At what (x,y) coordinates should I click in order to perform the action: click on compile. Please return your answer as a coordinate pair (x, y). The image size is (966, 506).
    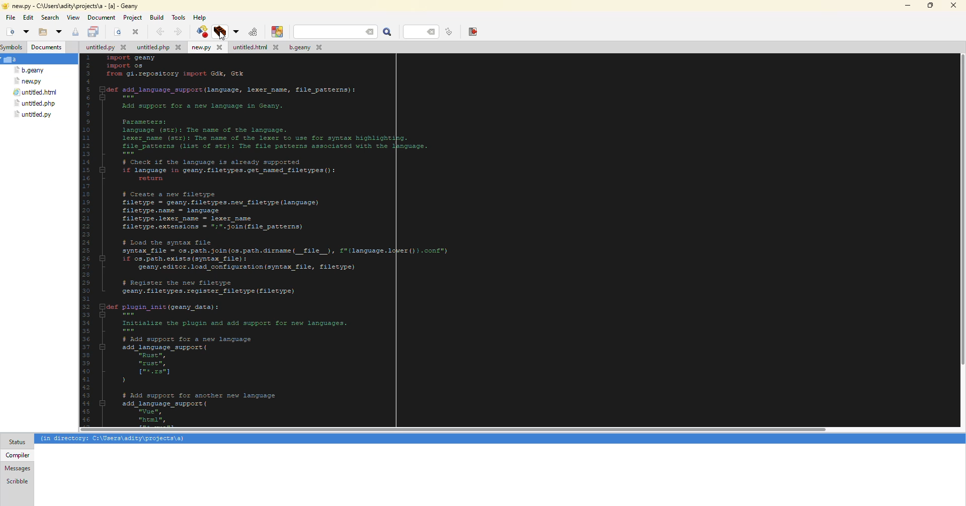
    Looking at the image, I should click on (201, 31).